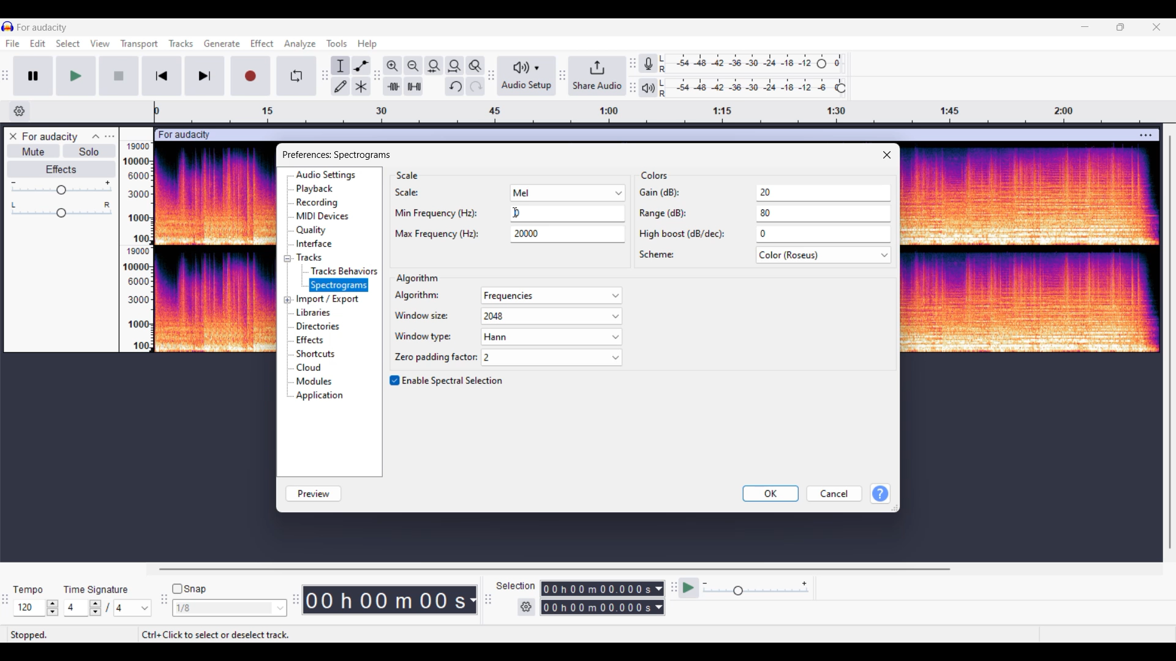  What do you see at coordinates (764, 193) in the screenshot?
I see `gain` at bounding box center [764, 193].